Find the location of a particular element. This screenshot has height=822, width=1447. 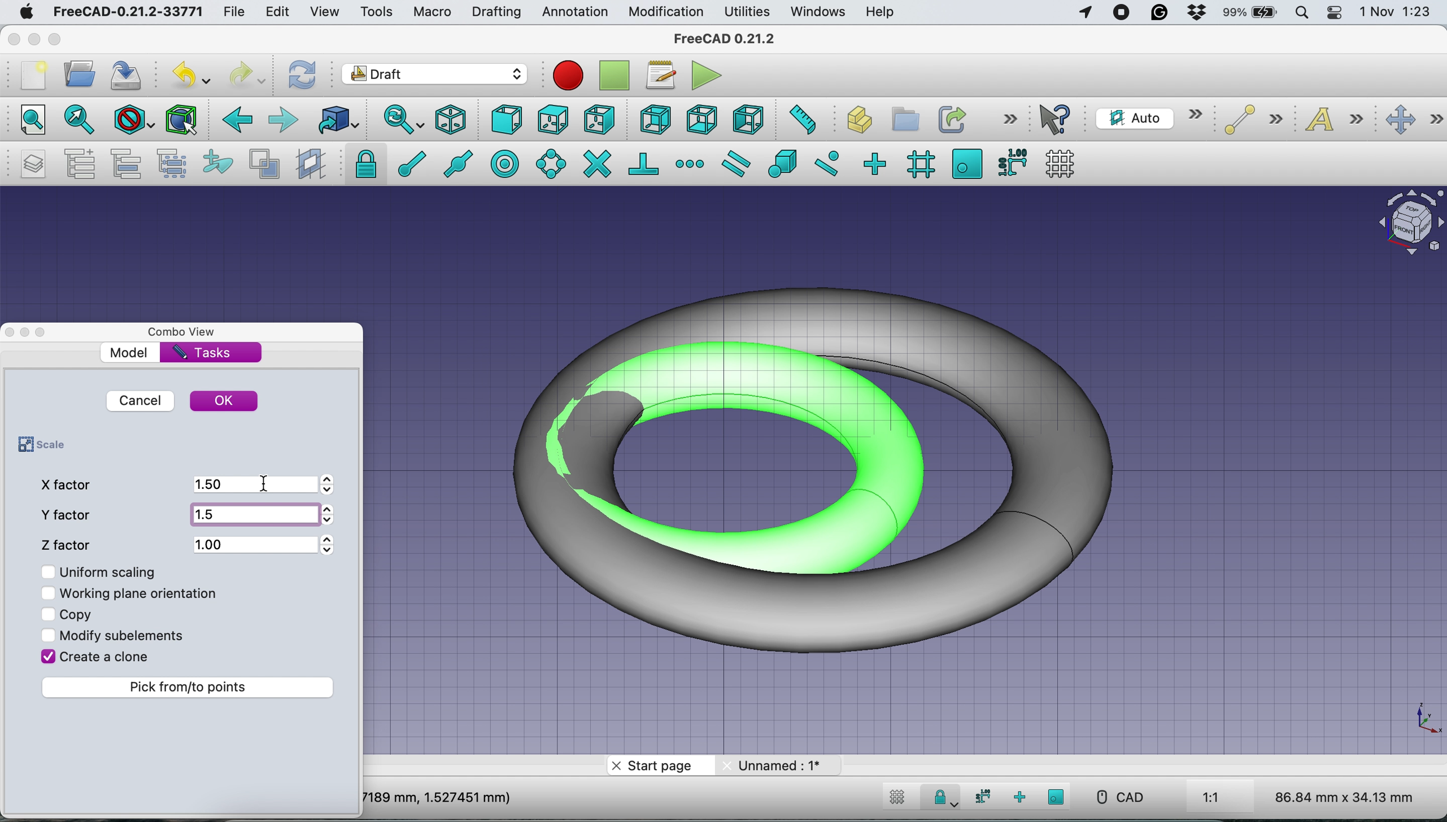

fit all selection is located at coordinates (76, 121).